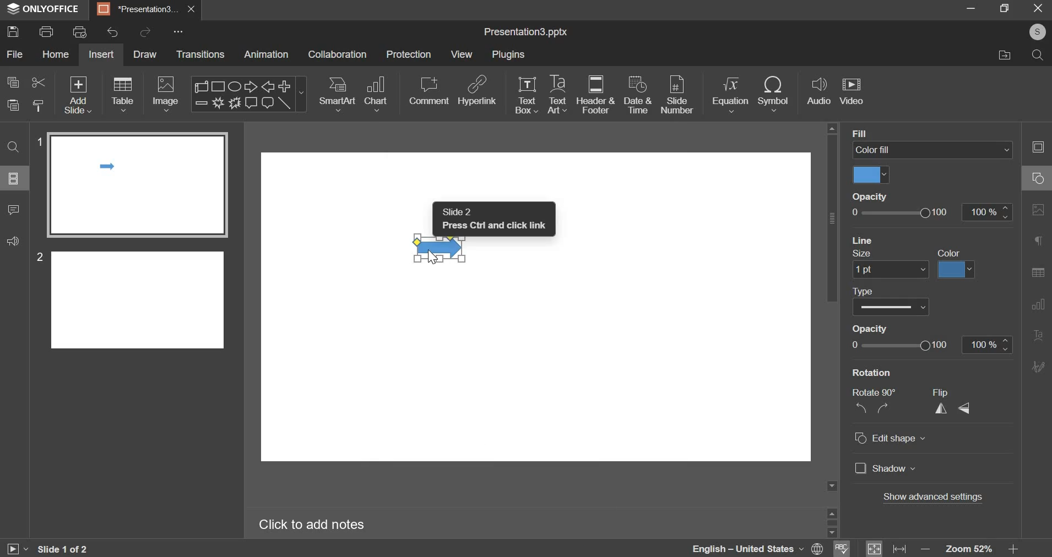  What do you see at coordinates (200, 102) in the screenshot?
I see `minus` at bounding box center [200, 102].